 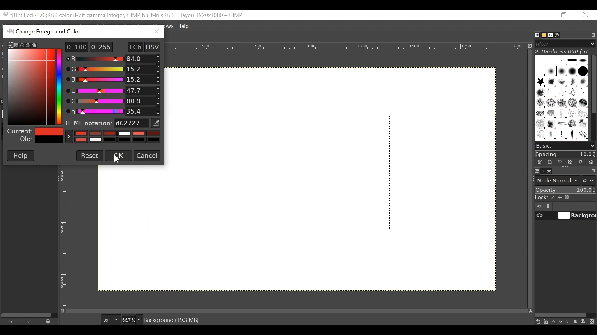 What do you see at coordinates (590, 162) in the screenshot?
I see `Open` at bounding box center [590, 162].